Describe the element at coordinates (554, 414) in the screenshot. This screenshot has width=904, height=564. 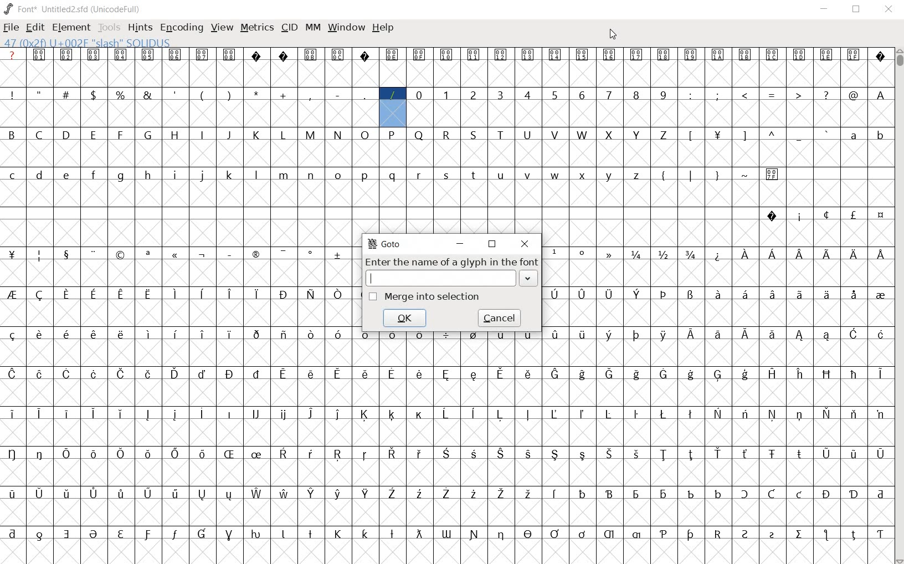
I see `glyph` at that location.